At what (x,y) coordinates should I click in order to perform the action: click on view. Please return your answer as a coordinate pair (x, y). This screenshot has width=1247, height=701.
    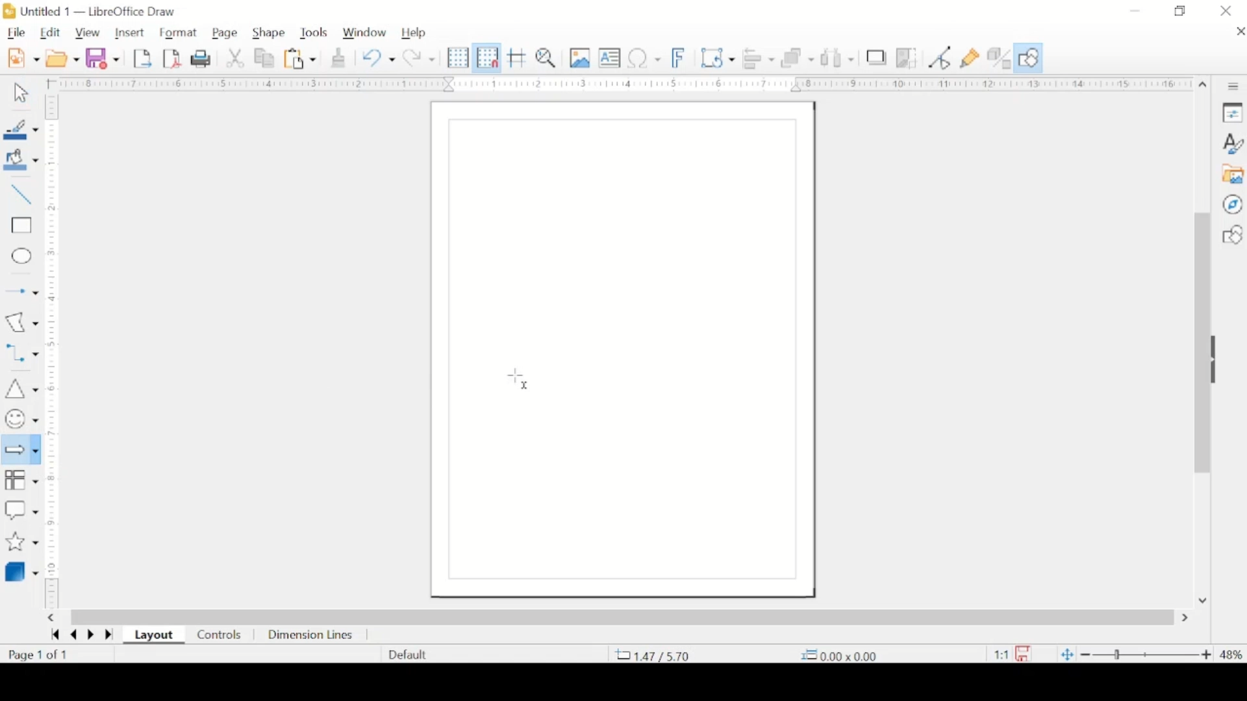
    Looking at the image, I should click on (86, 33).